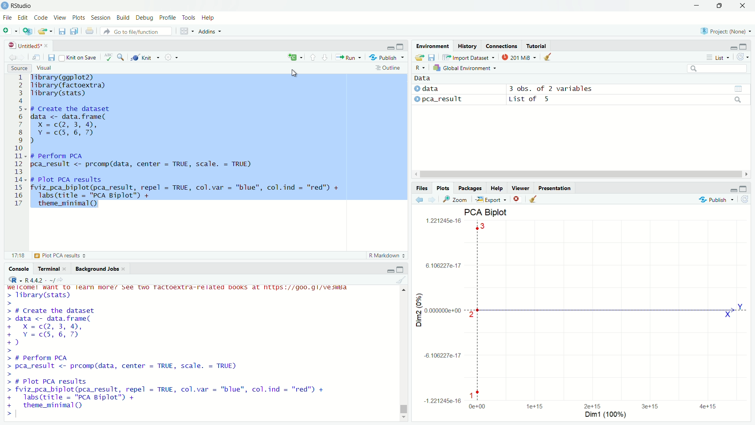  I want to click on clear all plots, so click(534, 199).